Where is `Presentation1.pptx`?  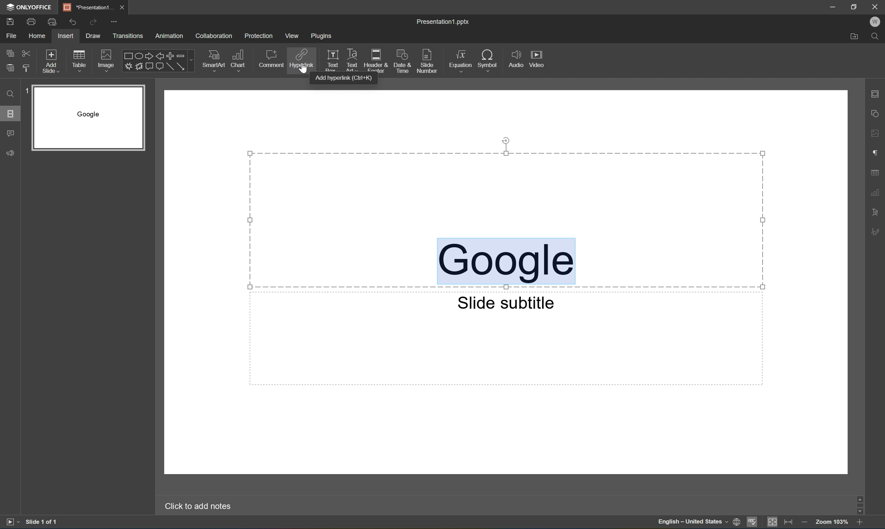
Presentation1.pptx is located at coordinates (442, 21).